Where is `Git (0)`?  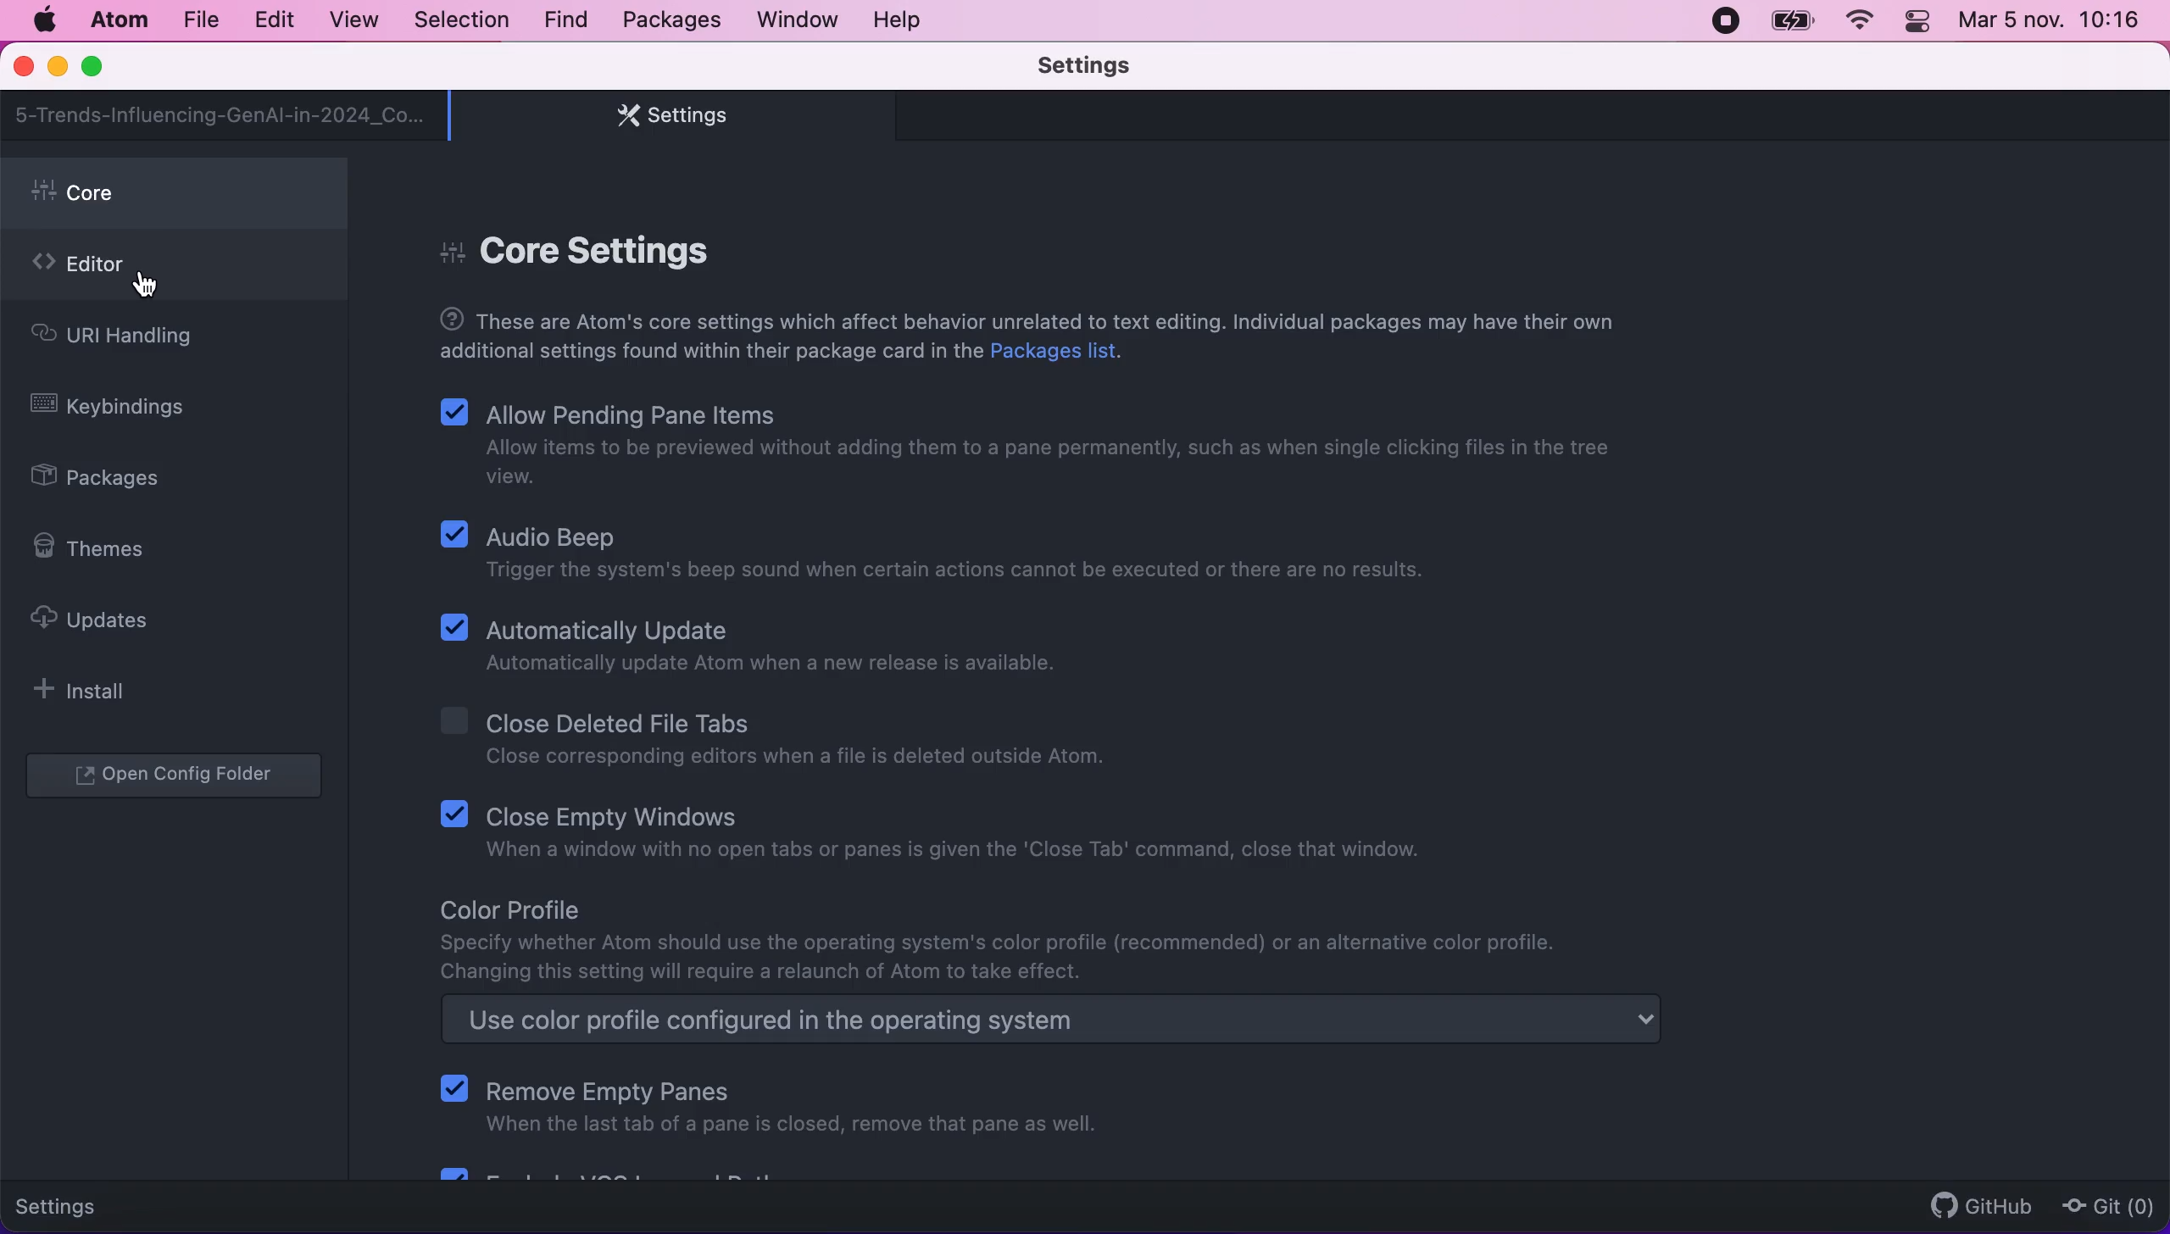
Git (0) is located at coordinates (2103, 1205).